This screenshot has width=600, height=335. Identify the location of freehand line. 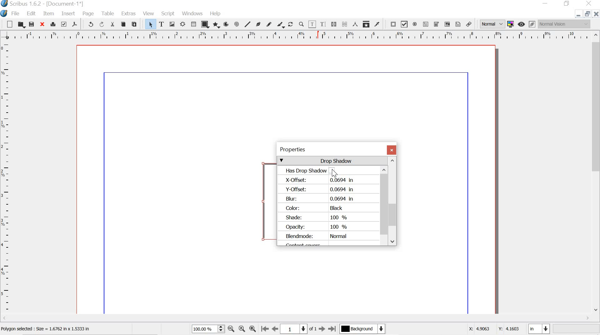
(270, 24).